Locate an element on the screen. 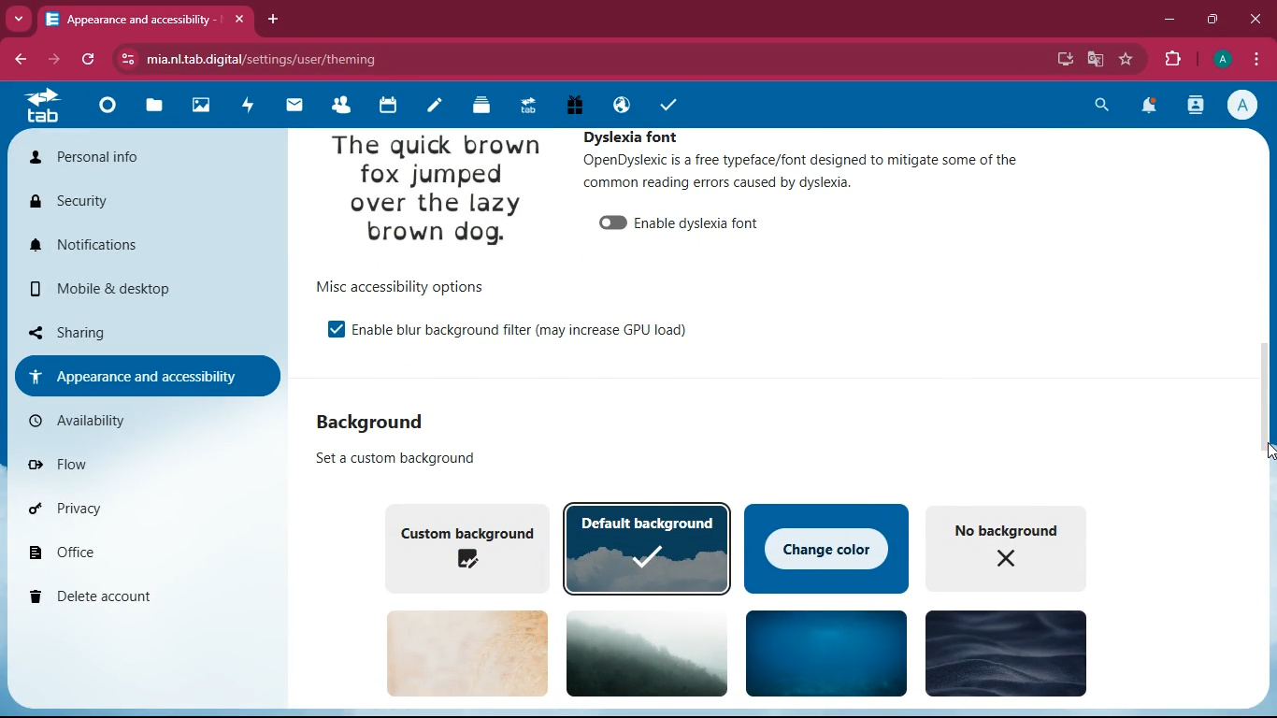 This screenshot has width=1277, height=718. notes is located at coordinates (431, 108).